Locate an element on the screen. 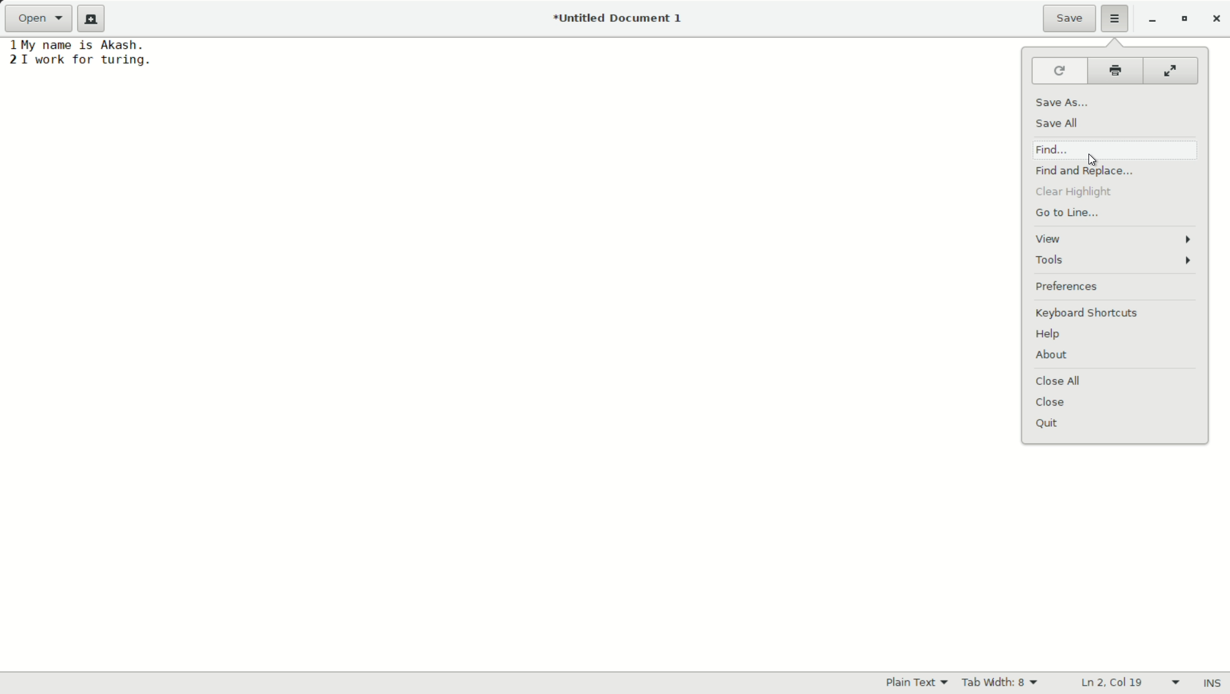 The width and height of the screenshot is (1230, 694). minimize is located at coordinates (1153, 20).